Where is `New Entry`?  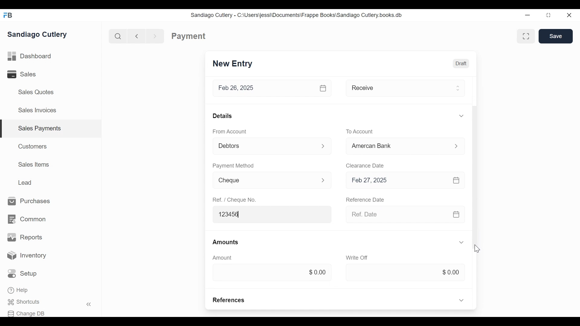 New Entry is located at coordinates (233, 64).